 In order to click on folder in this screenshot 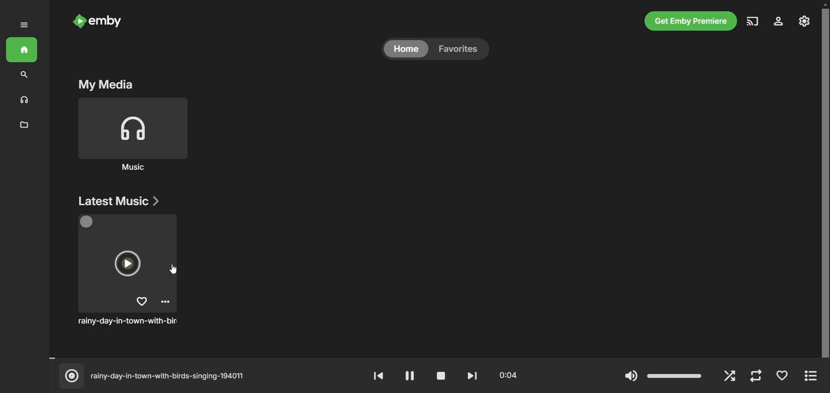, I will do `click(26, 125)`.